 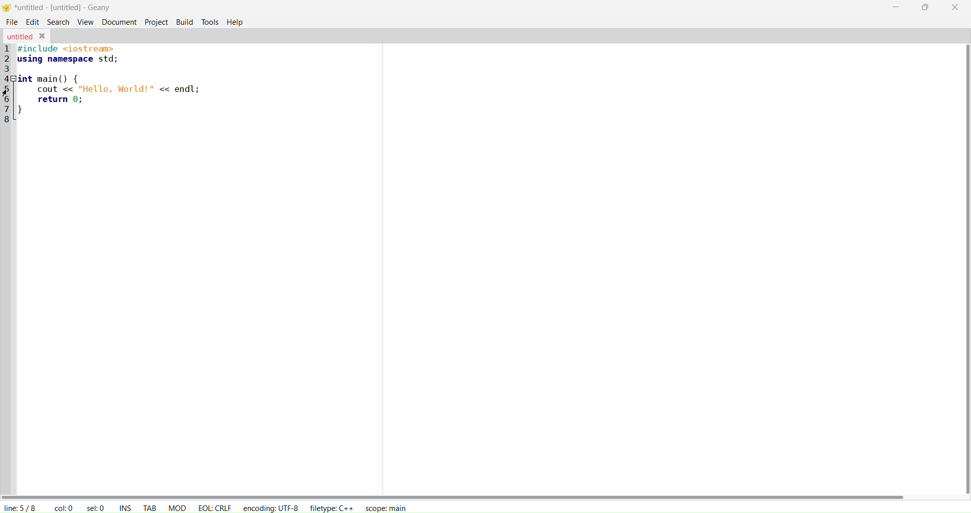 I want to click on horizonal scroll bar, so click(x=453, y=494).